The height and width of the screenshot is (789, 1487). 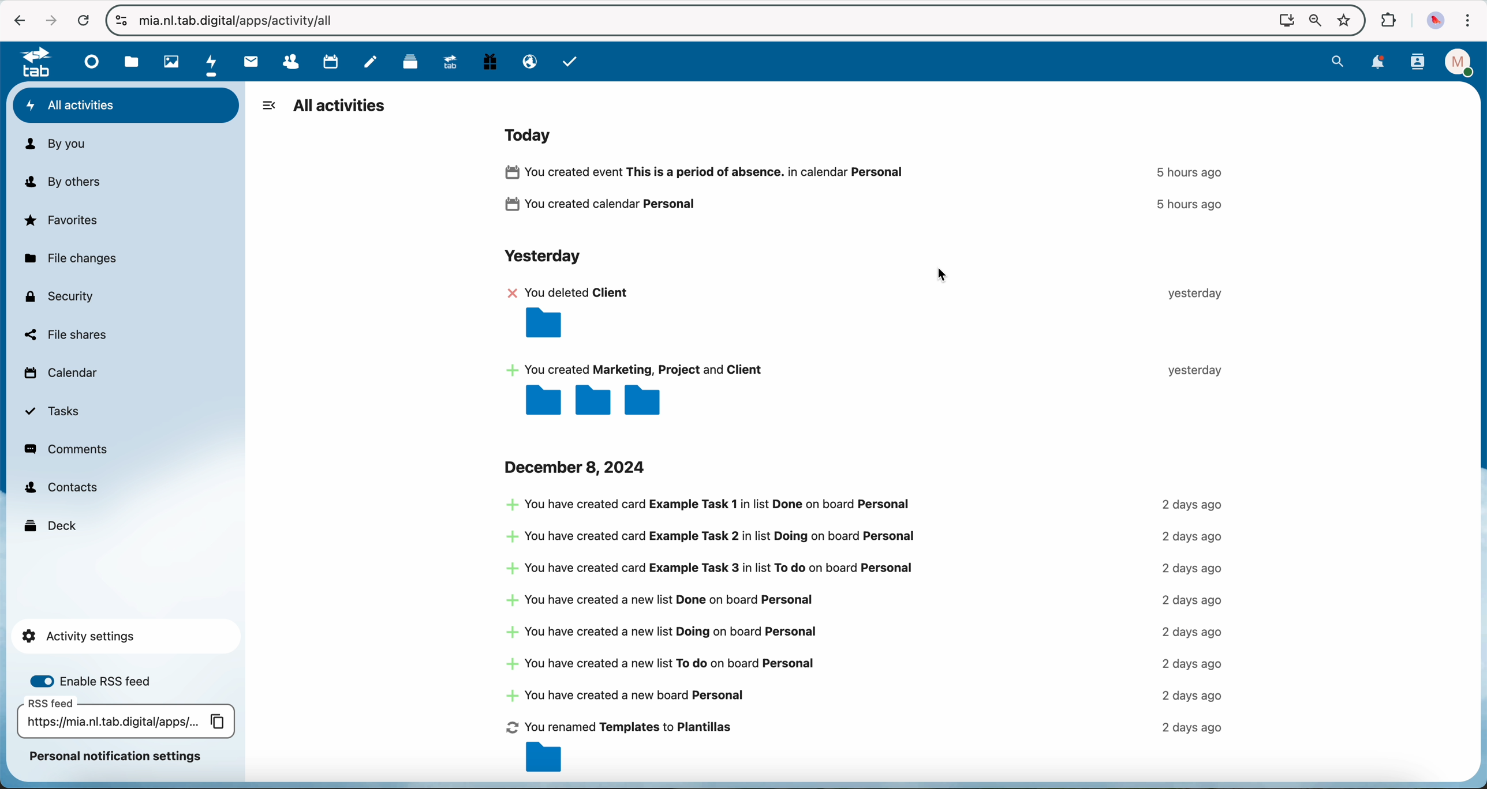 What do you see at coordinates (870, 191) in the screenshot?
I see `activity` at bounding box center [870, 191].